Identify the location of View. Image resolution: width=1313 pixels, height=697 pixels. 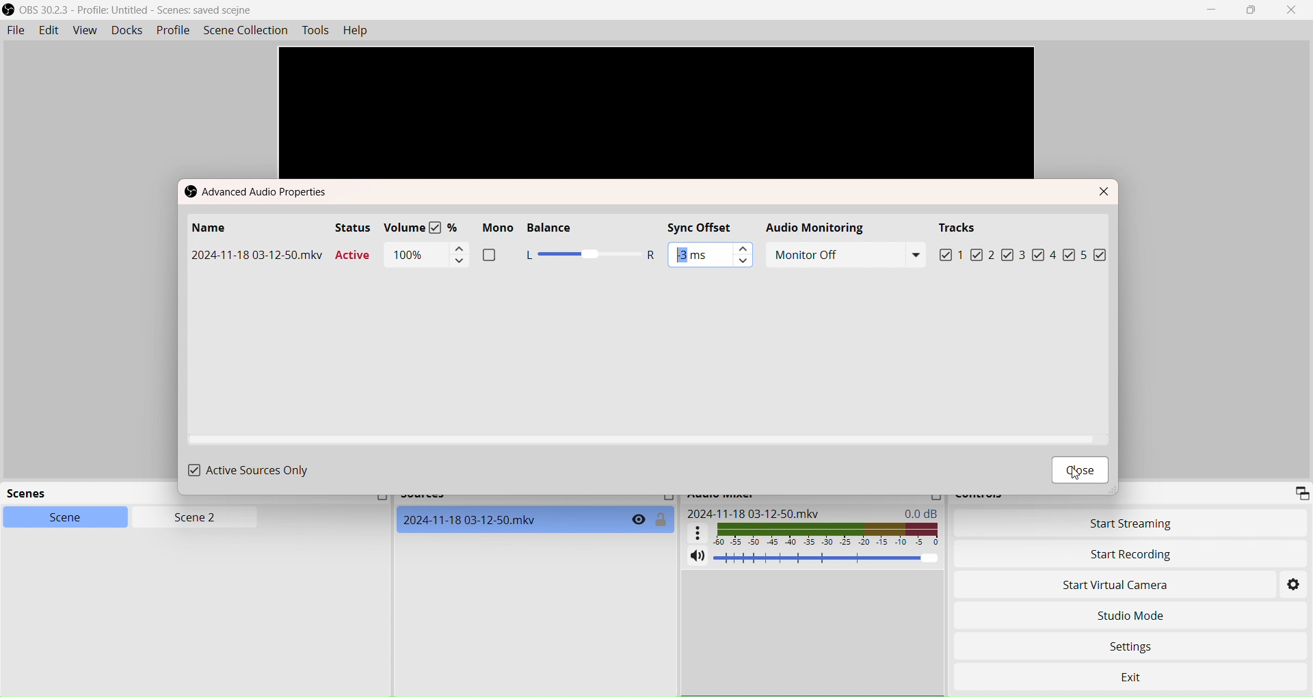
(83, 31).